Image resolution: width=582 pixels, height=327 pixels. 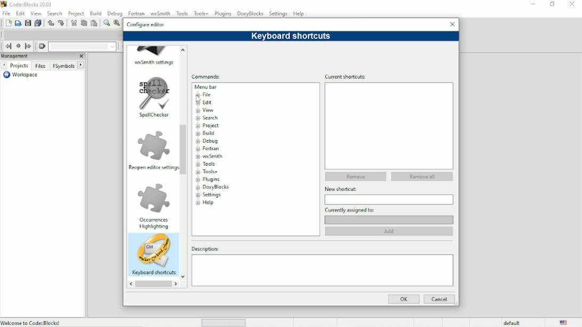 What do you see at coordinates (403, 299) in the screenshot?
I see `OK` at bounding box center [403, 299].